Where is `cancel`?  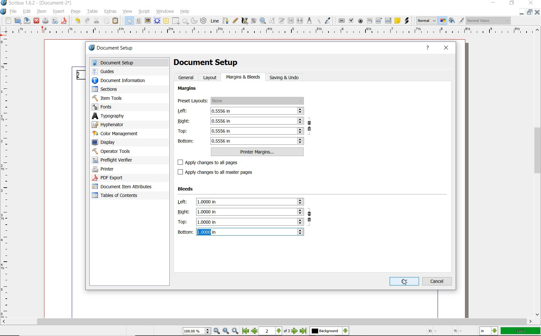
cancel is located at coordinates (438, 281).